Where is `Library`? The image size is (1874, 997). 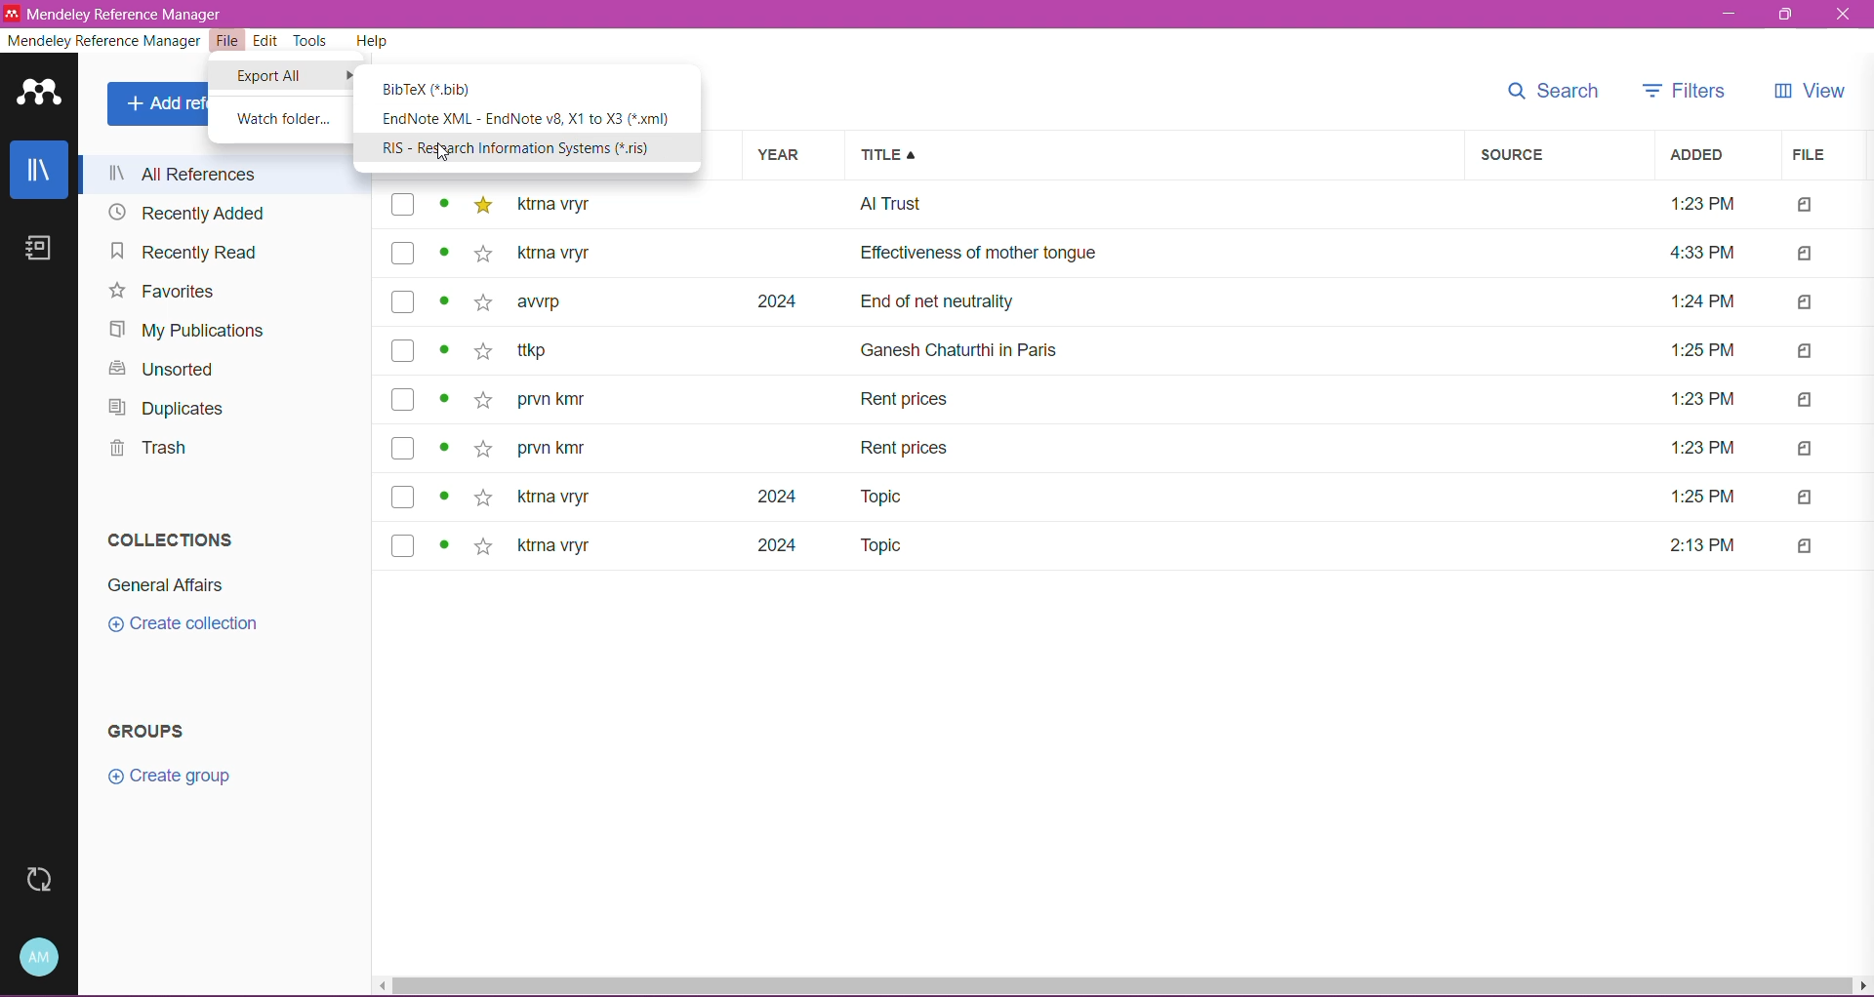
Library is located at coordinates (44, 172).